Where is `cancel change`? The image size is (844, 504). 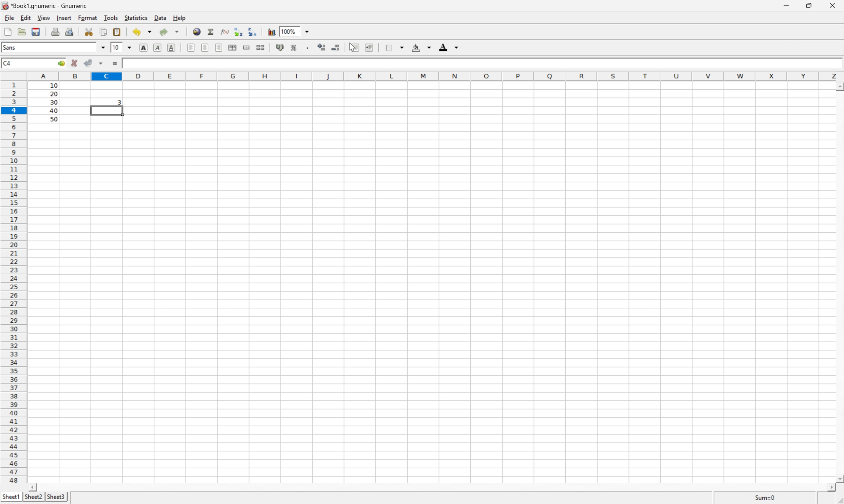 cancel change is located at coordinates (74, 64).